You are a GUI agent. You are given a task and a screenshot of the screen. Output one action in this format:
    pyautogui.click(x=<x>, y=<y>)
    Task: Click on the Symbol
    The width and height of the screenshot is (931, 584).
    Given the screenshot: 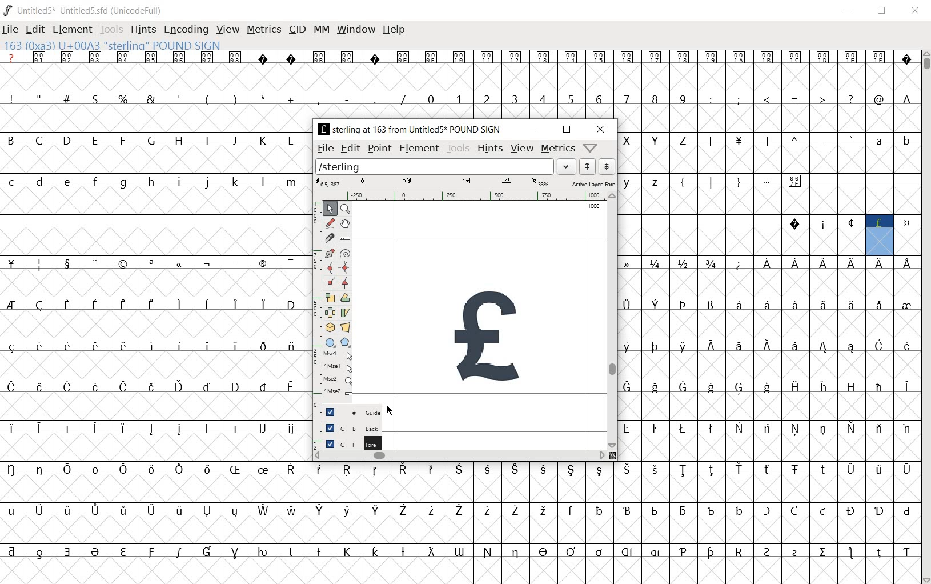 What is the action you would take?
    pyautogui.click(x=208, y=58)
    